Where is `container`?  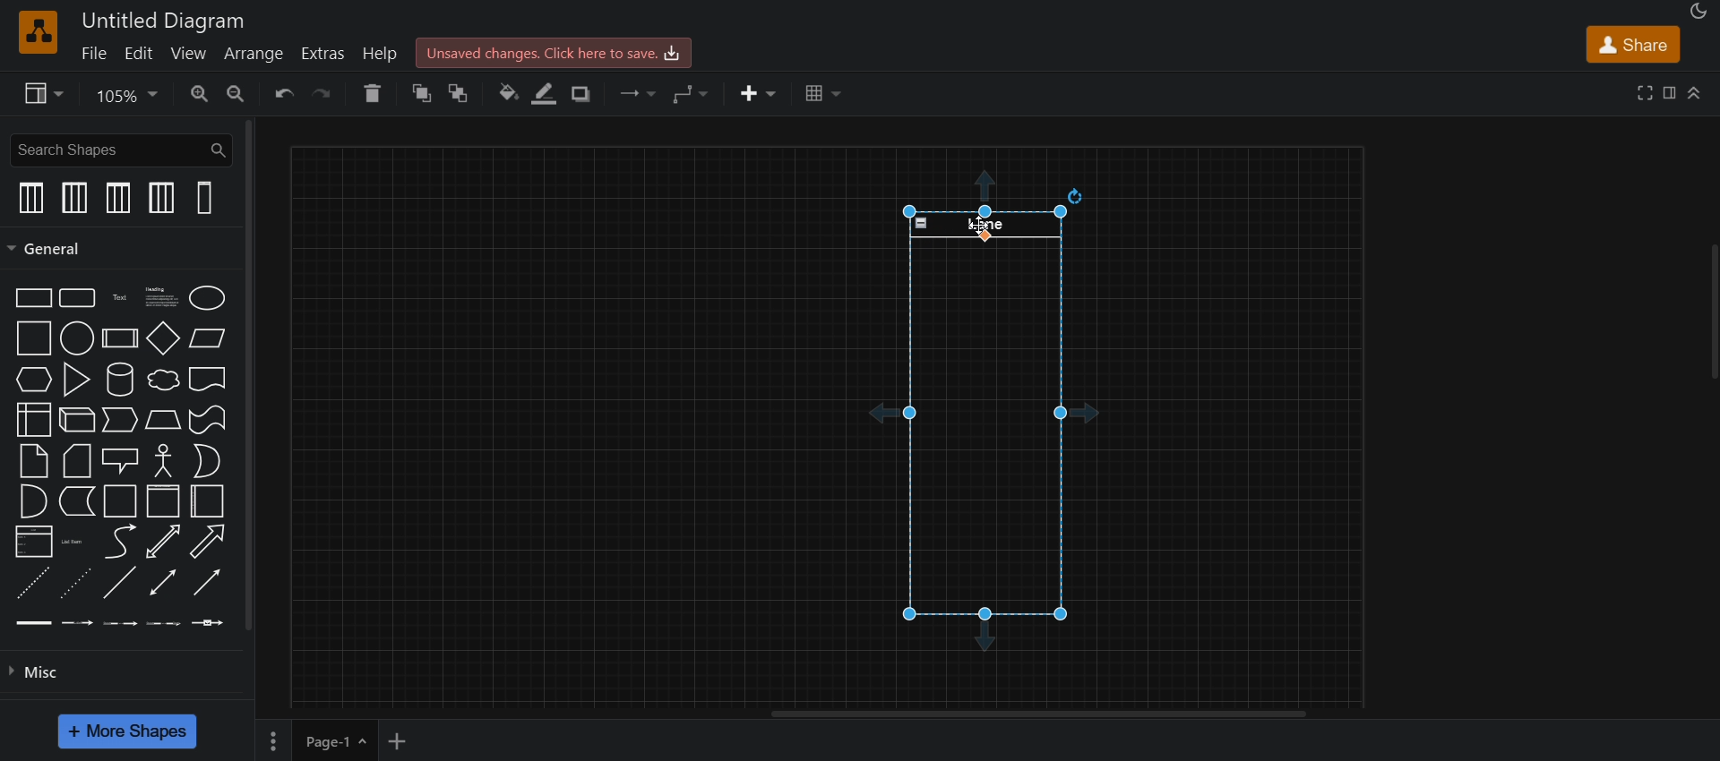 container is located at coordinates (120, 501).